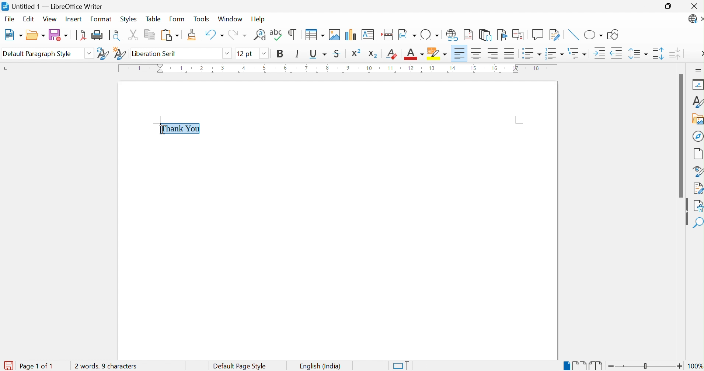 The height and width of the screenshot is (371, 704). Describe the element at coordinates (149, 35) in the screenshot. I see `Copy` at that location.